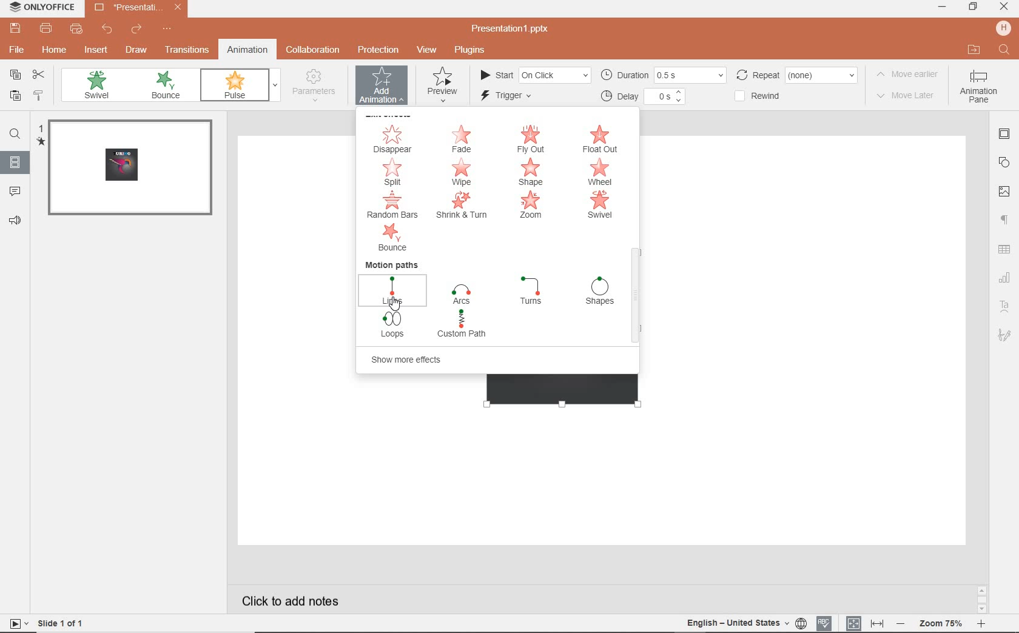 The width and height of the screenshot is (1019, 633). Describe the element at coordinates (53, 625) in the screenshot. I see `slide 1 of 1` at that location.